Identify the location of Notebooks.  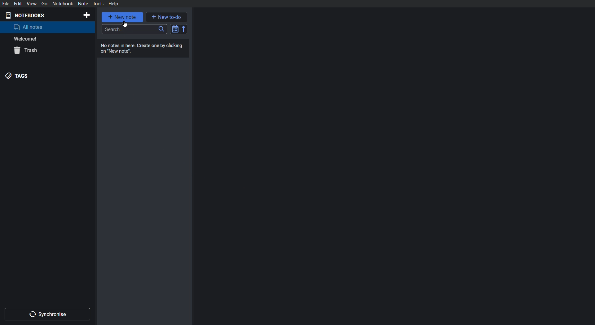
(28, 15).